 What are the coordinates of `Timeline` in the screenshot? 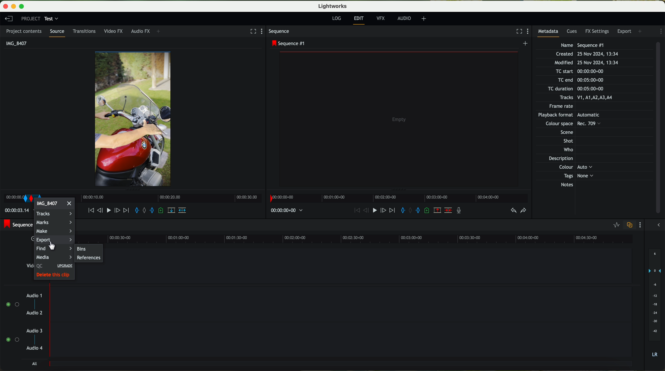 It's located at (168, 198).